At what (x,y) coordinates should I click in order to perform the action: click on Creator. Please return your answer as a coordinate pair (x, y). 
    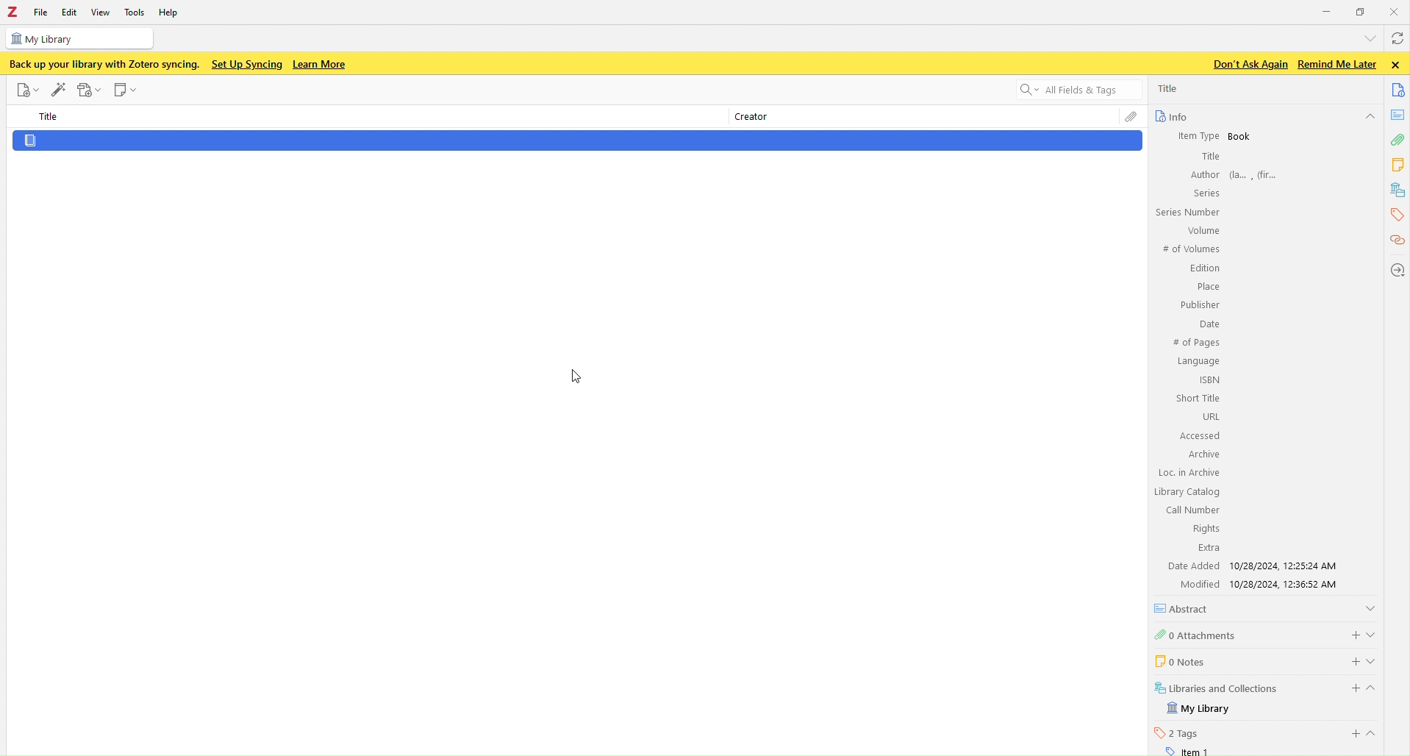
    Looking at the image, I should click on (748, 118).